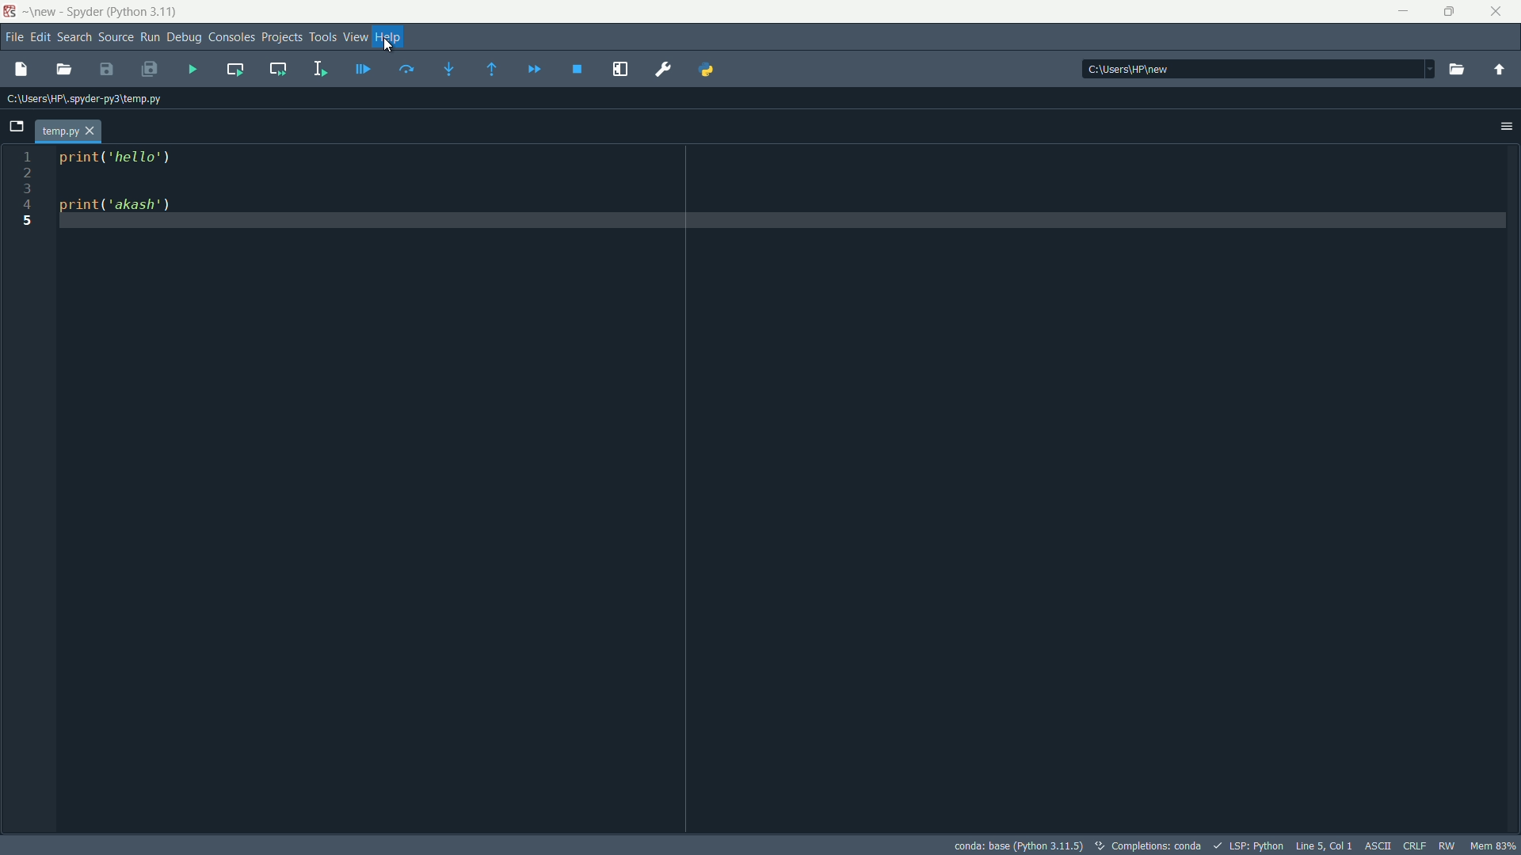 This screenshot has width=1521, height=855. Describe the element at coordinates (192, 70) in the screenshot. I see `run file` at that location.